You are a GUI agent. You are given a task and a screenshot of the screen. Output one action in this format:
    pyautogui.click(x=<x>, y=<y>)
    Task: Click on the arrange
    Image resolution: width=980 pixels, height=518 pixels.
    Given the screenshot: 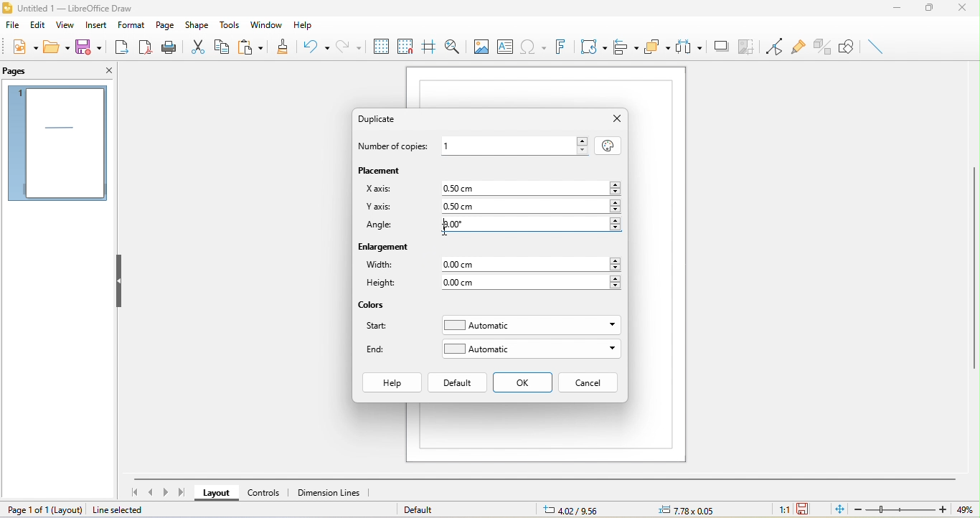 What is the action you would take?
    pyautogui.click(x=658, y=48)
    